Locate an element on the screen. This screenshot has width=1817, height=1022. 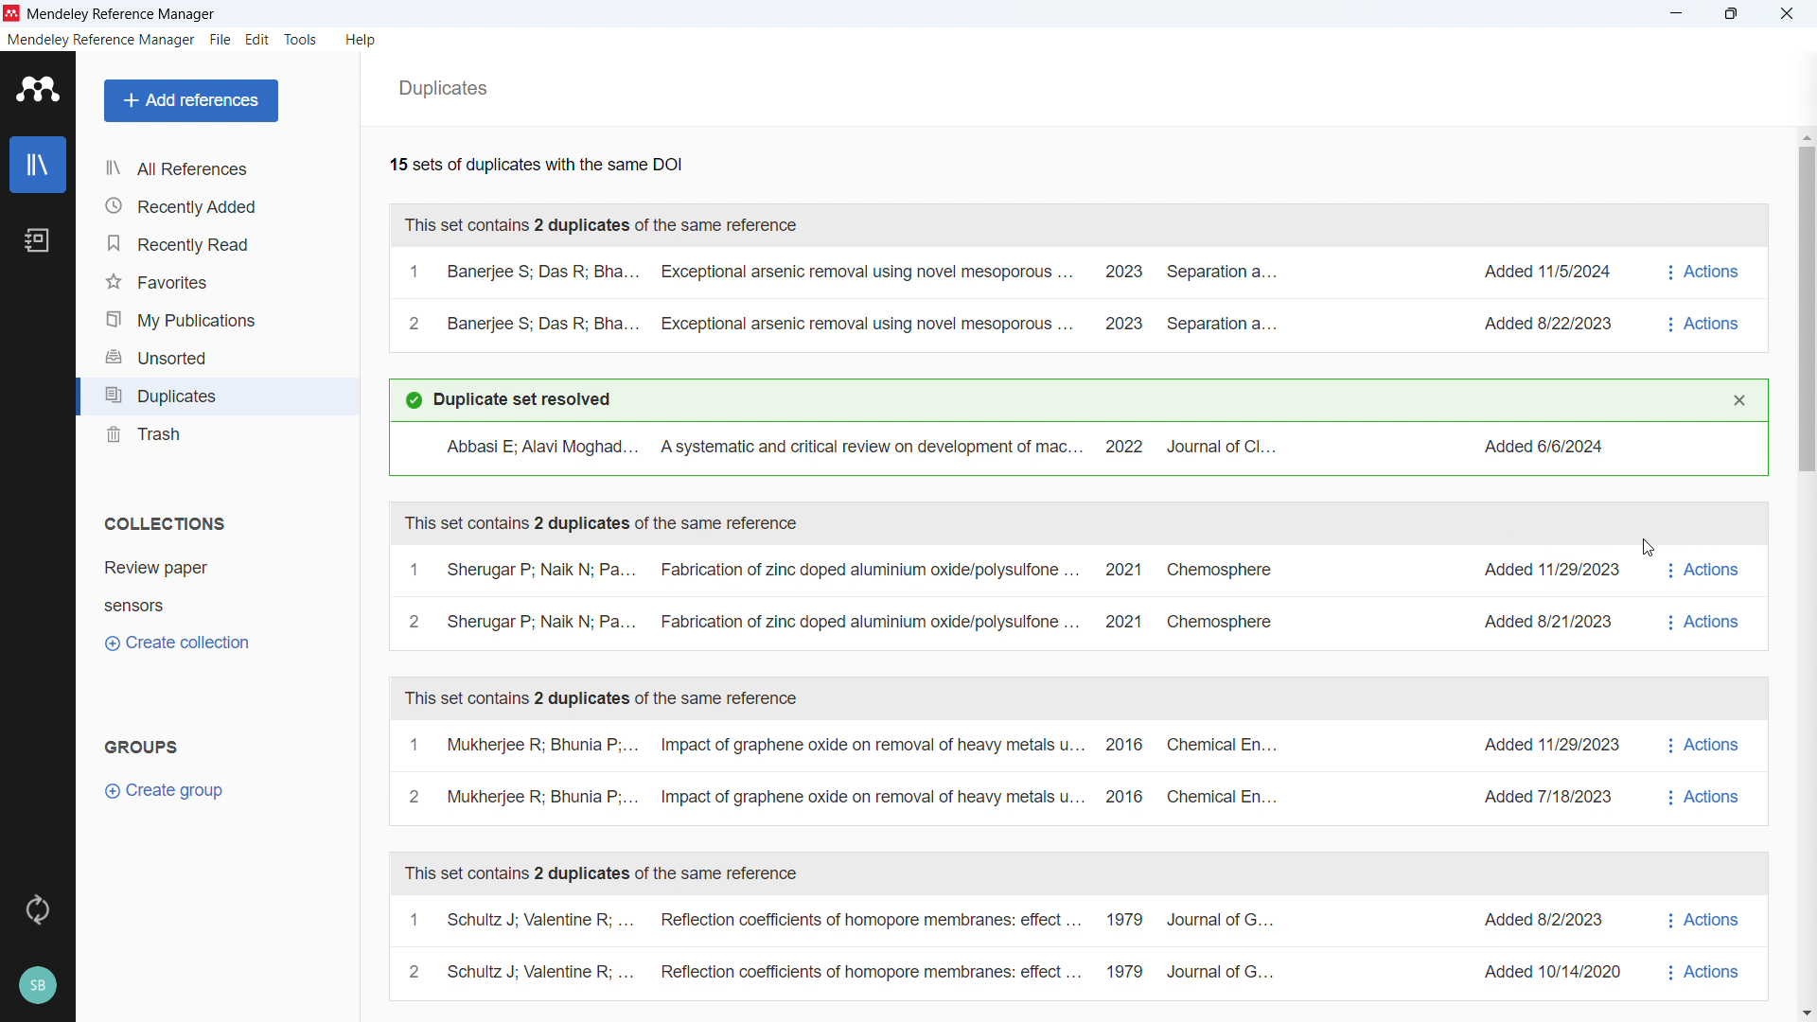
Maximise  is located at coordinates (1730, 14).